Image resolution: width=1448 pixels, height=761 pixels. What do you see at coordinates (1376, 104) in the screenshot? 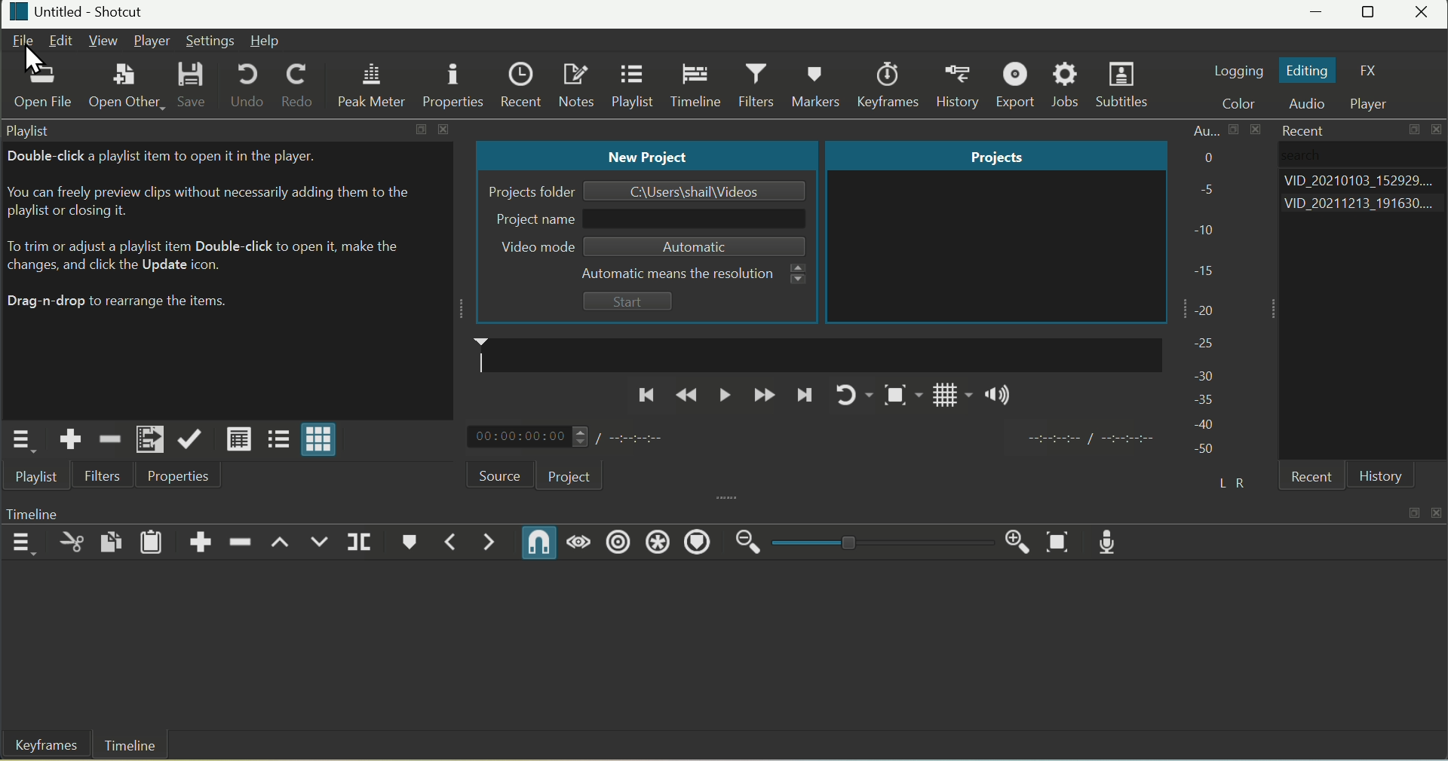
I see `Player` at bounding box center [1376, 104].